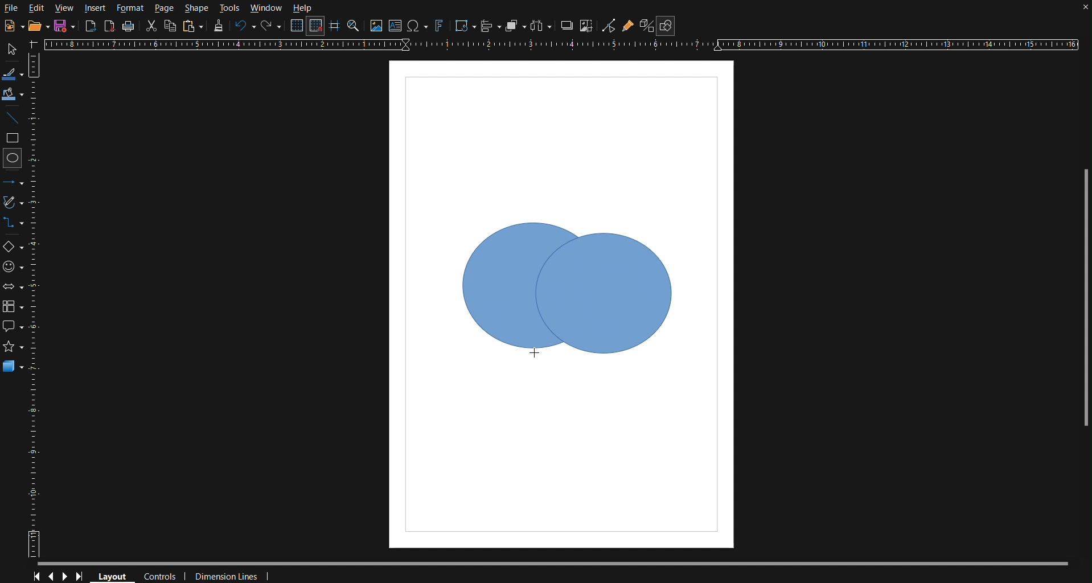 The height and width of the screenshot is (583, 1092). Describe the element at coordinates (64, 8) in the screenshot. I see `View` at that location.